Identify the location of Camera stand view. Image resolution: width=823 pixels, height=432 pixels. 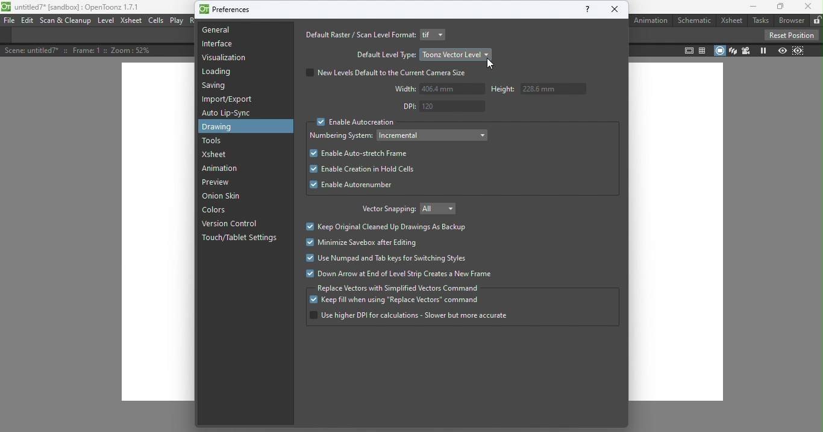
(720, 51).